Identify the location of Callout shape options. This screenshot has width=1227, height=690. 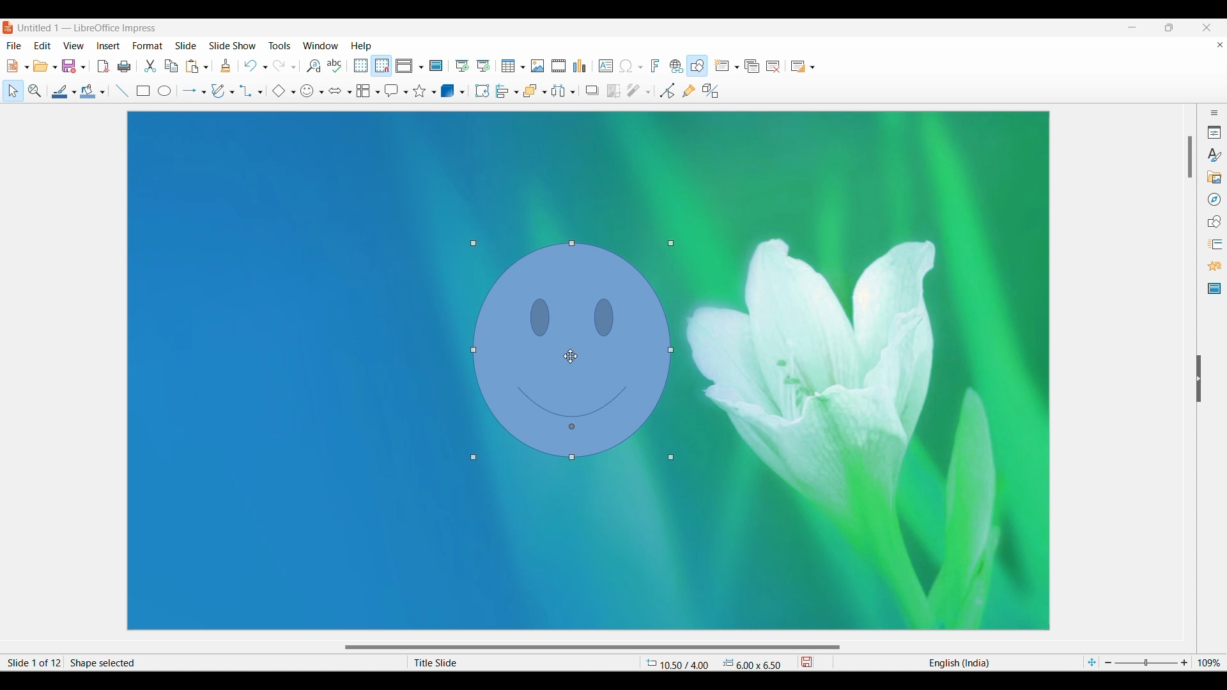
(406, 93).